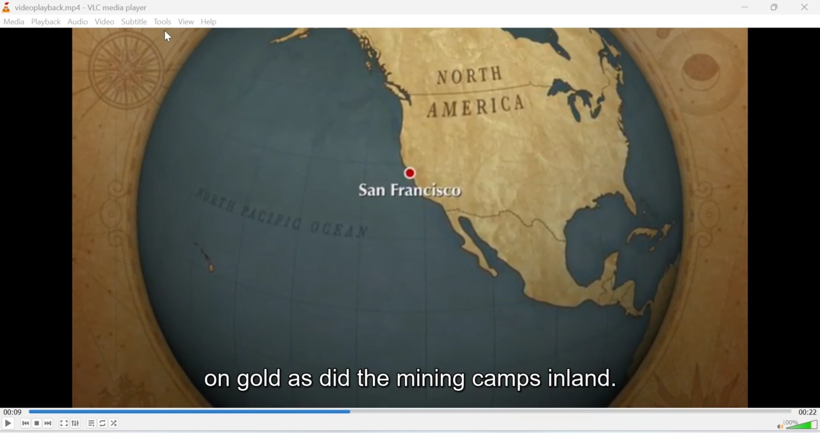  I want to click on video playback, so click(409, 226).